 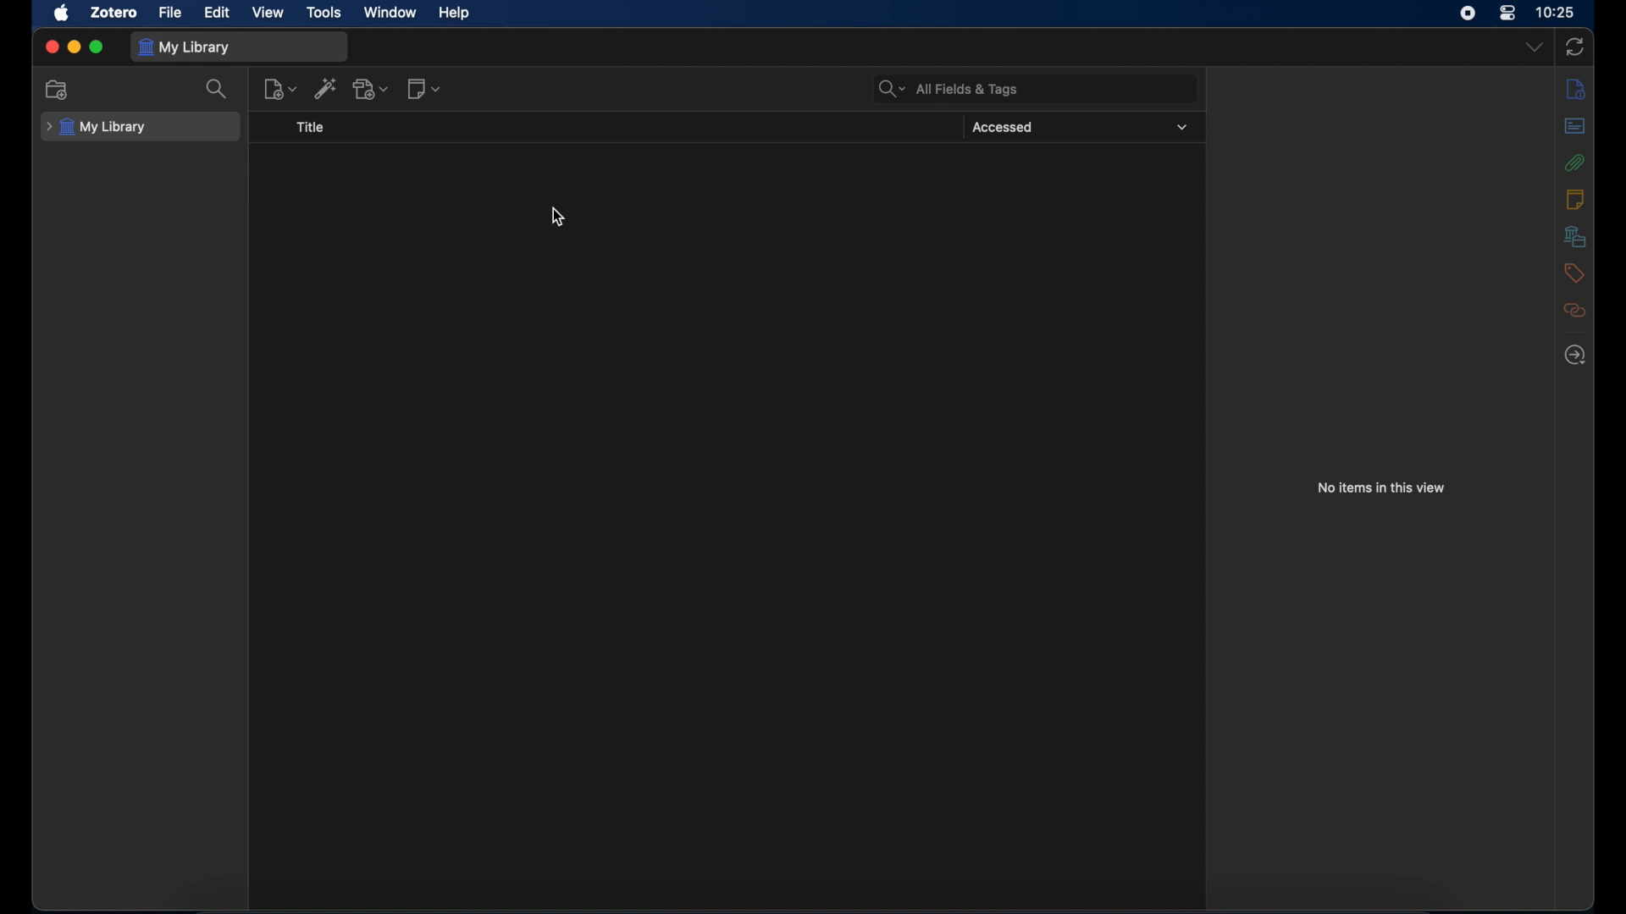 What do you see at coordinates (1575, 237) in the screenshot?
I see `libraries` at bounding box center [1575, 237].